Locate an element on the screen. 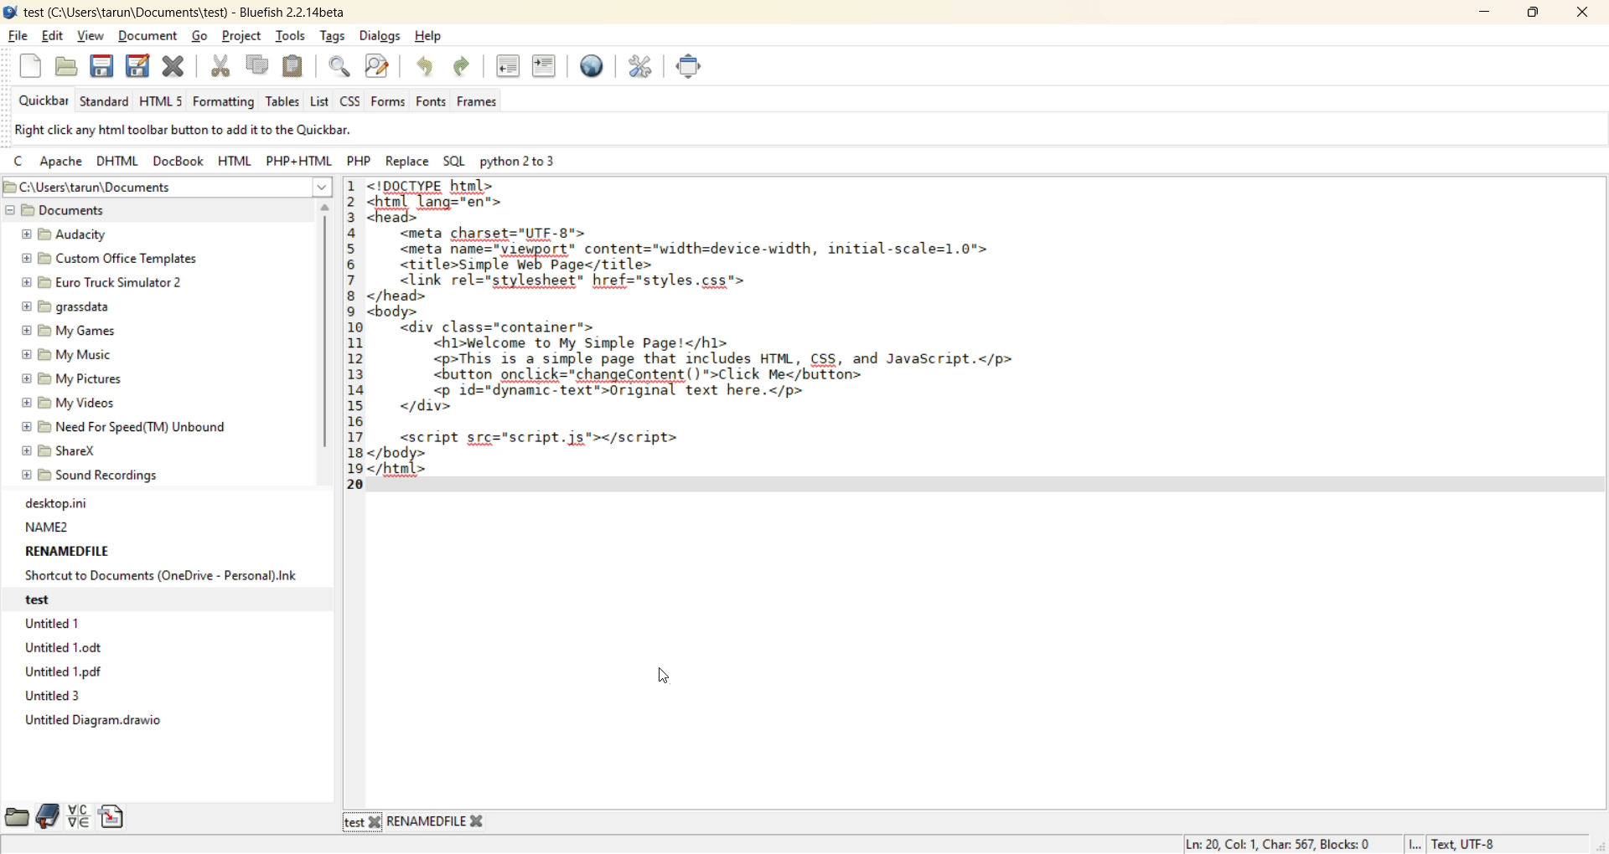 The width and height of the screenshot is (1609, 854). edit preferences is located at coordinates (644, 69).